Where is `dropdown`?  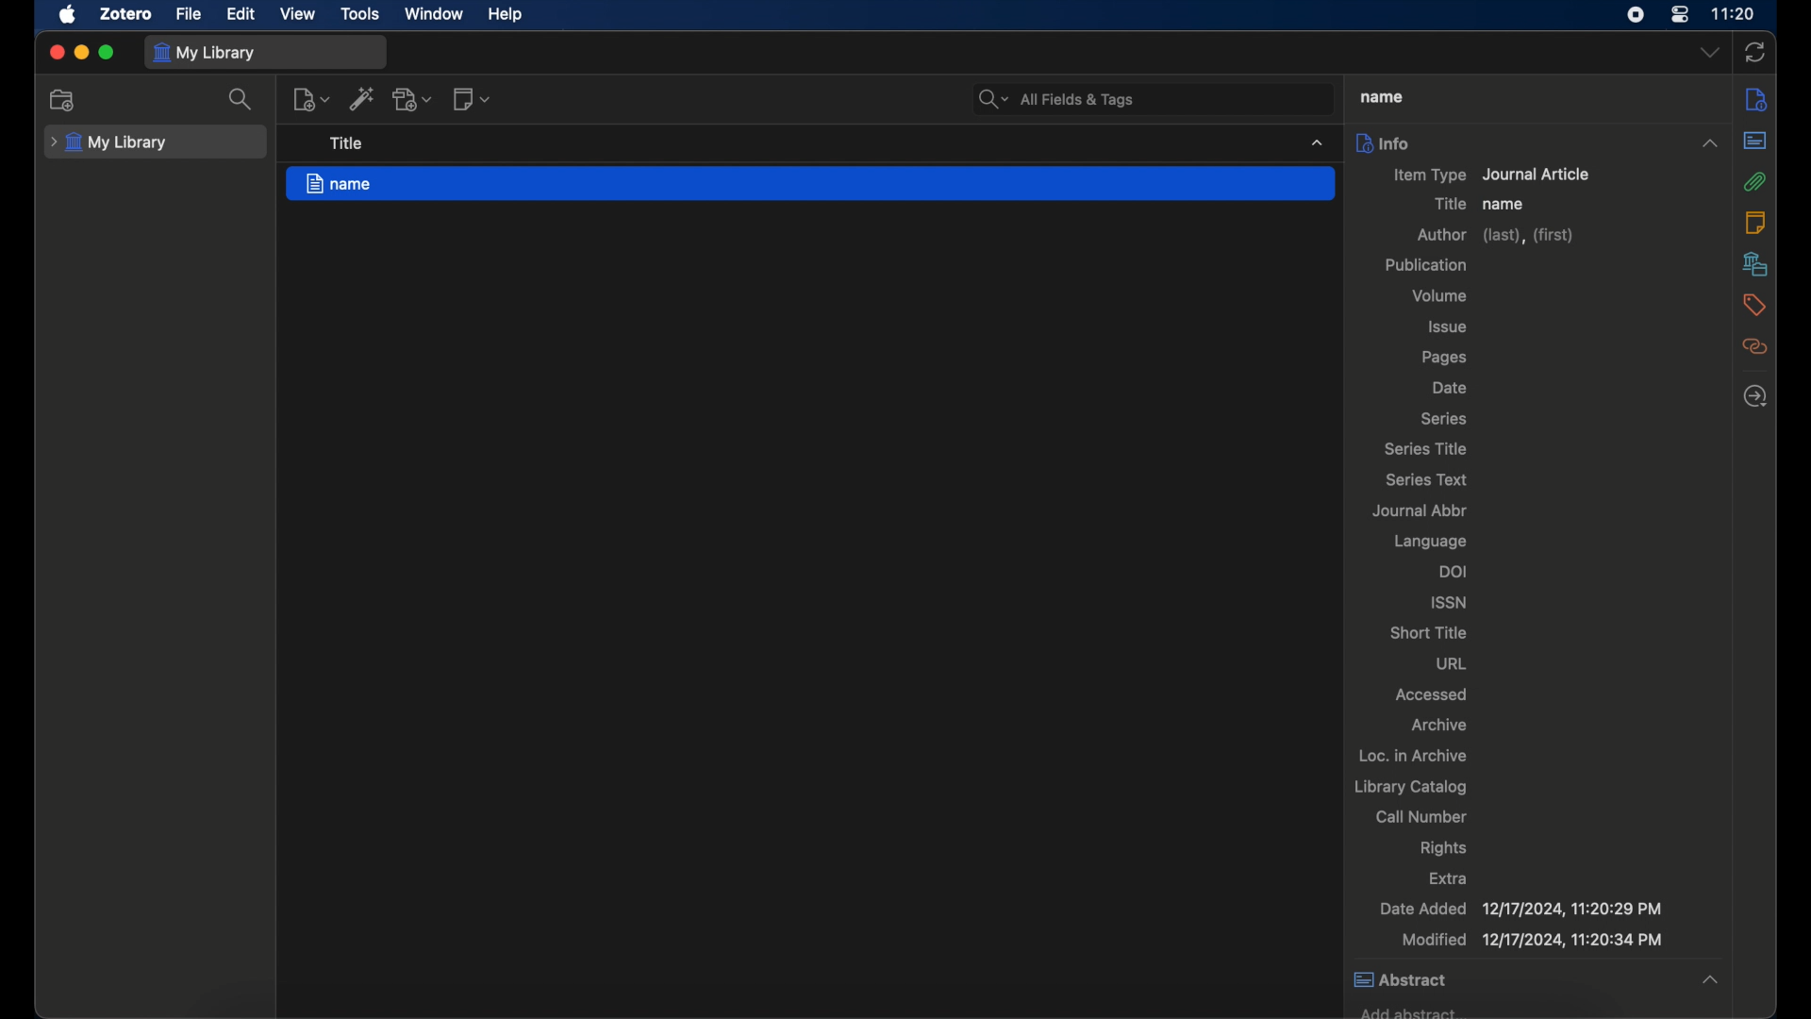
dropdown is located at coordinates (1317, 142).